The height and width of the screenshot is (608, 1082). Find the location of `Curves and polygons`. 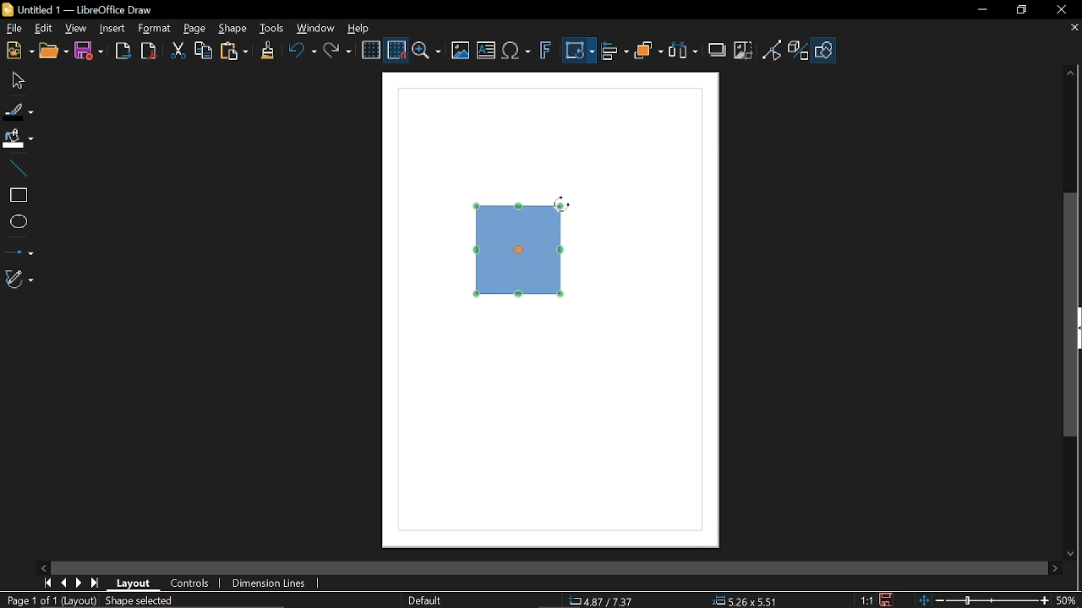

Curves and polygons is located at coordinates (18, 280).